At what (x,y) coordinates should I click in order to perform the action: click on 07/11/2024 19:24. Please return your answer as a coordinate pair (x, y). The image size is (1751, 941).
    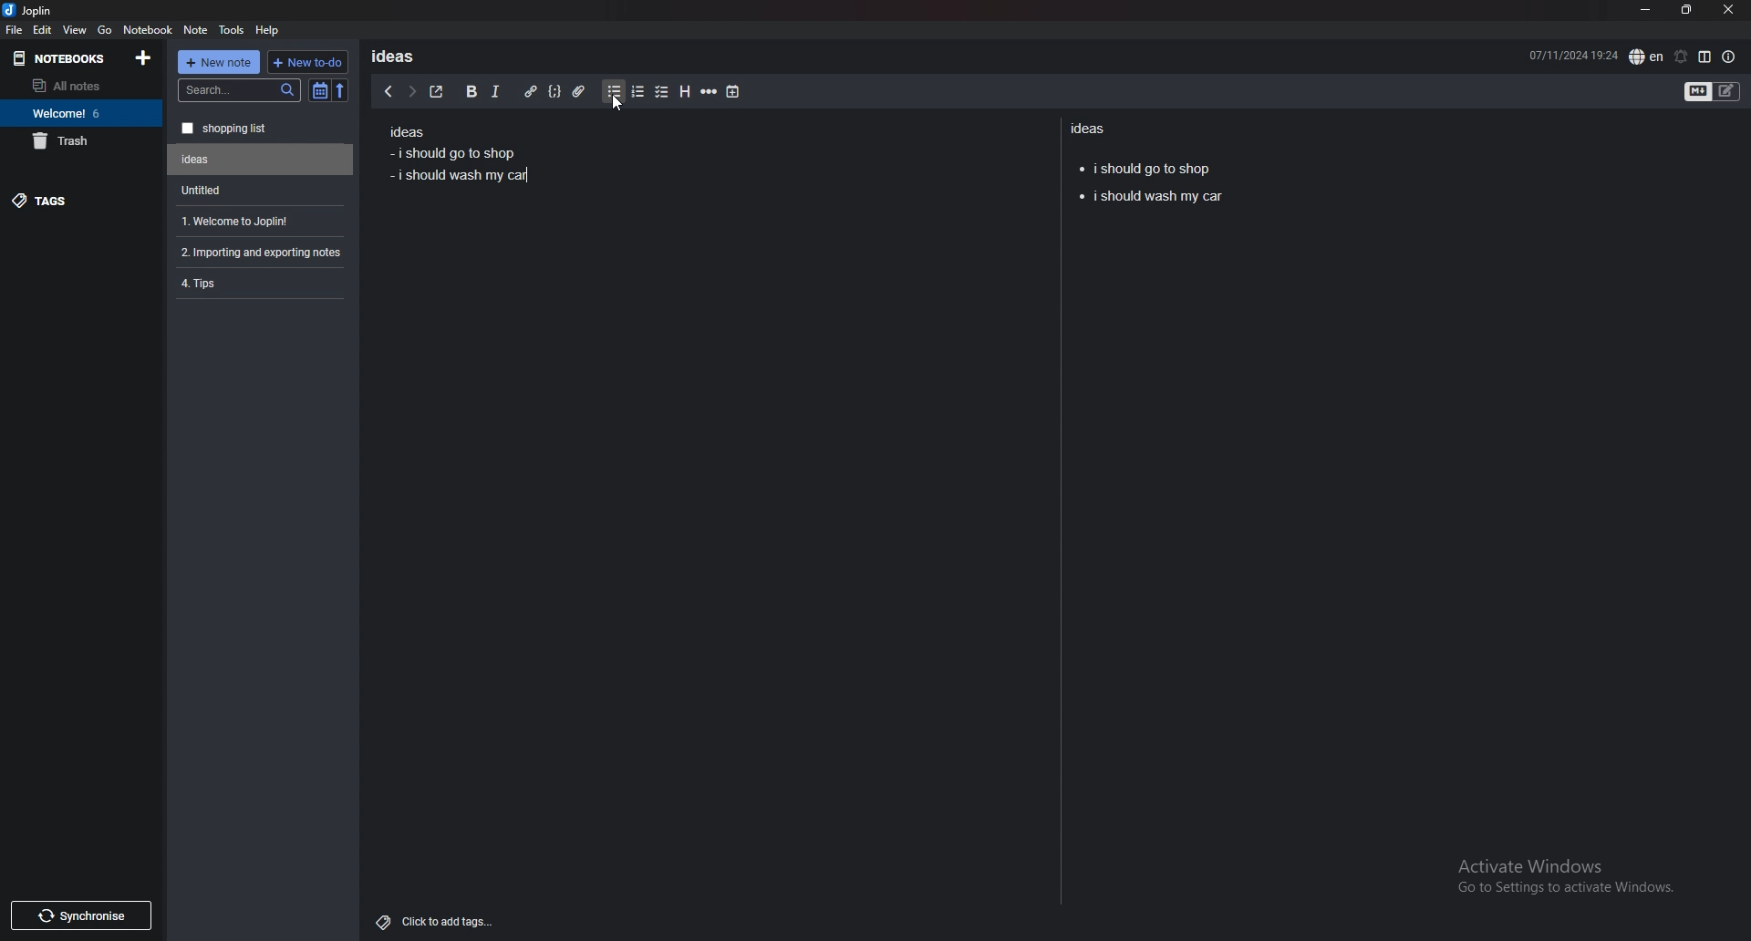
    Looking at the image, I should click on (1573, 54).